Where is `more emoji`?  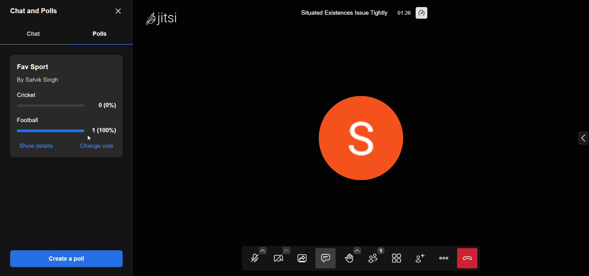
more emoji is located at coordinates (357, 249).